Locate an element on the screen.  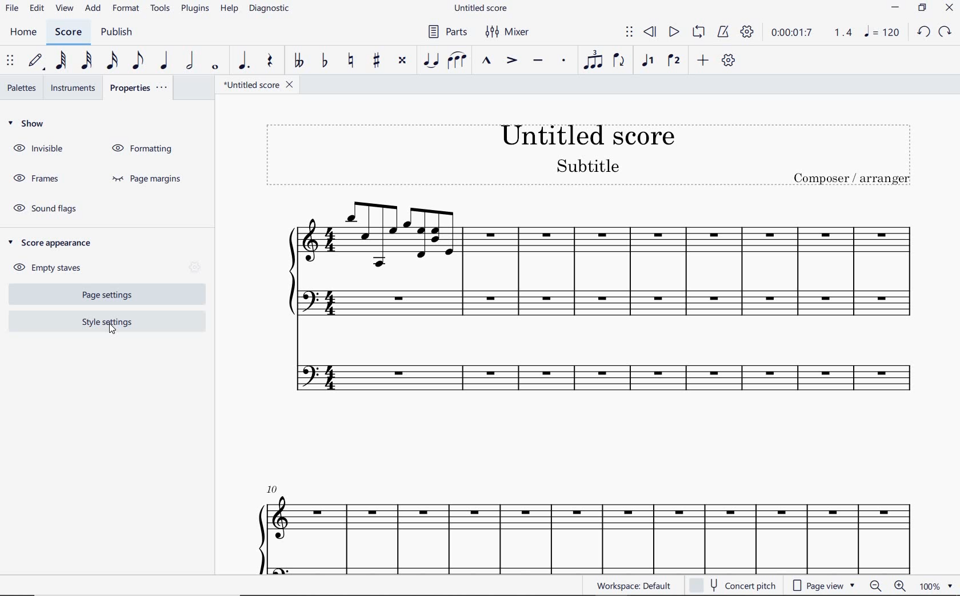
PALETTES is located at coordinates (21, 88).